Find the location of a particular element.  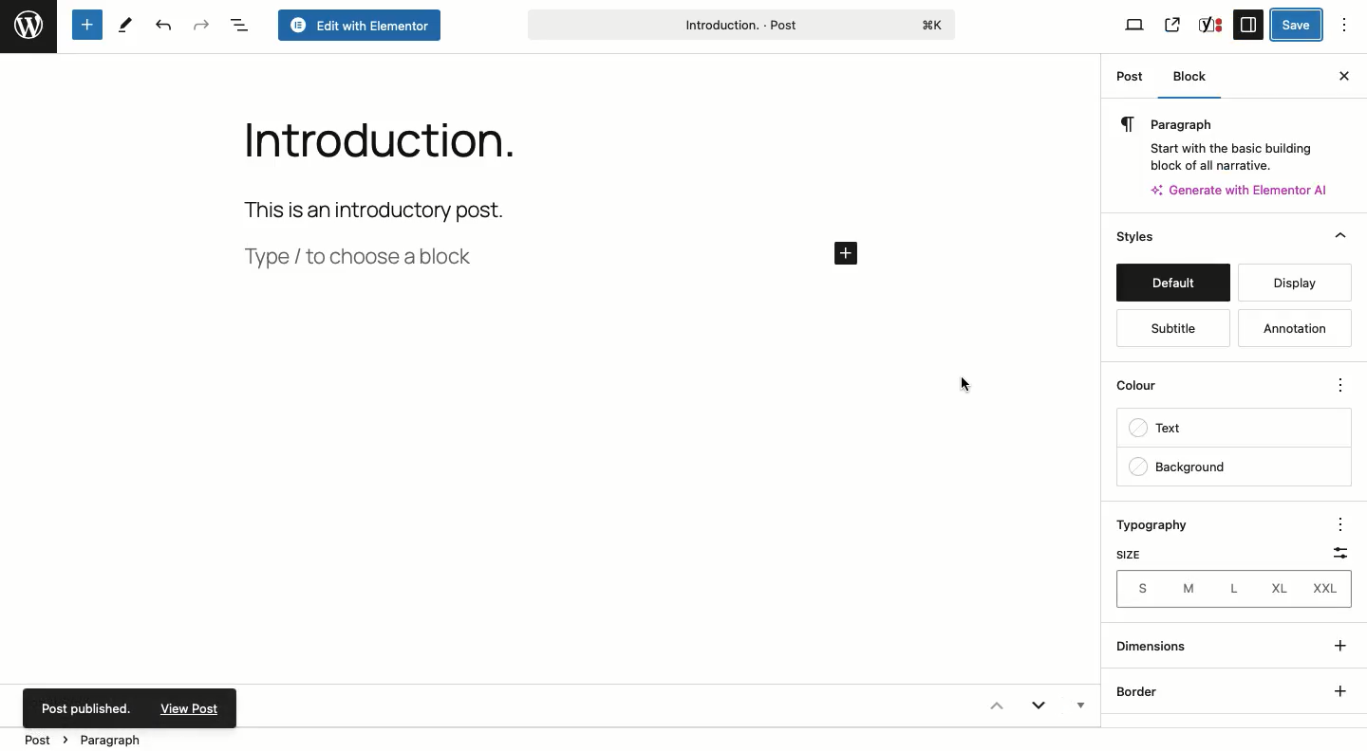

Scale is located at coordinates (1335, 549).